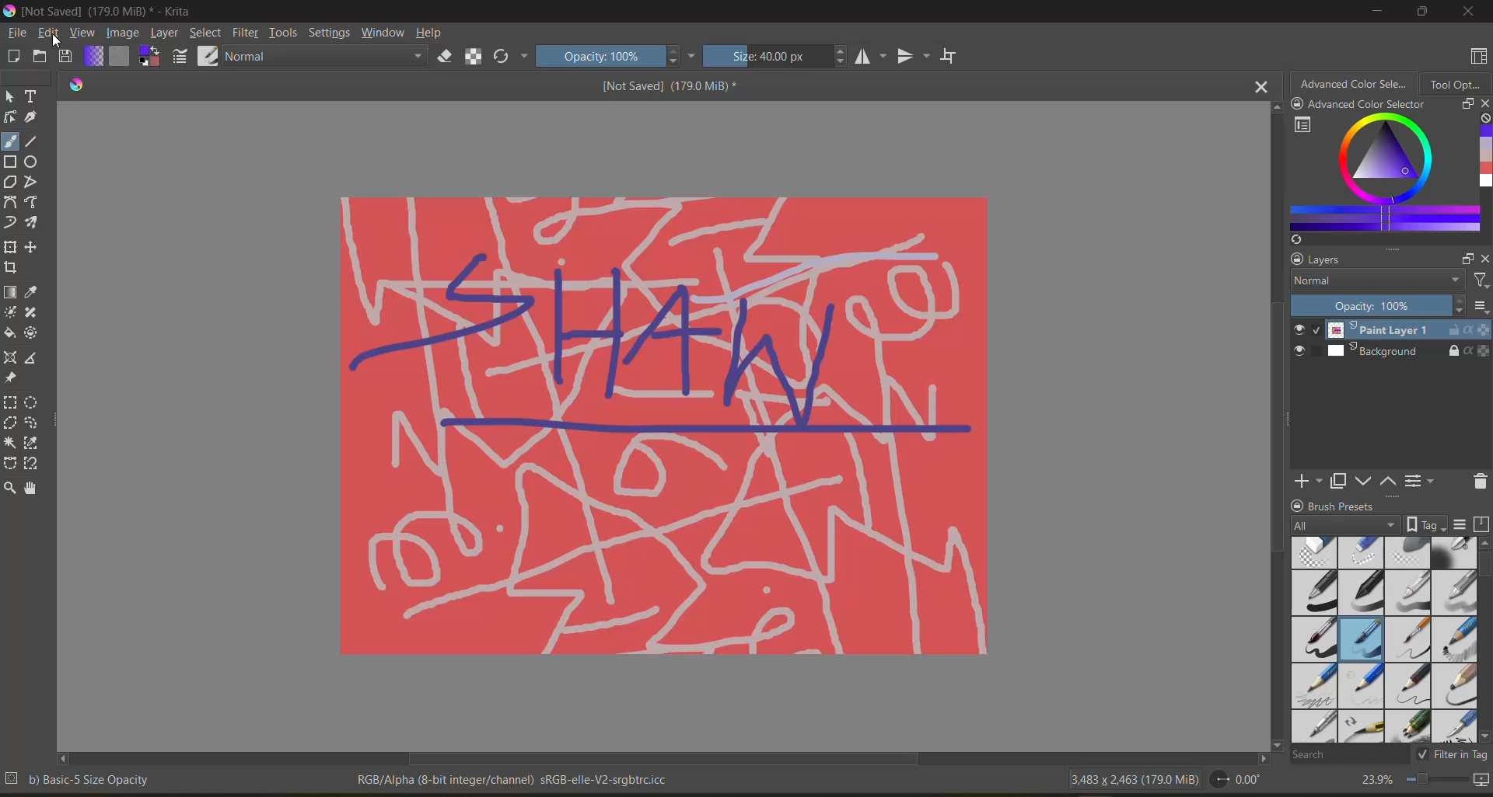  I want to click on mask up, so click(1390, 481).